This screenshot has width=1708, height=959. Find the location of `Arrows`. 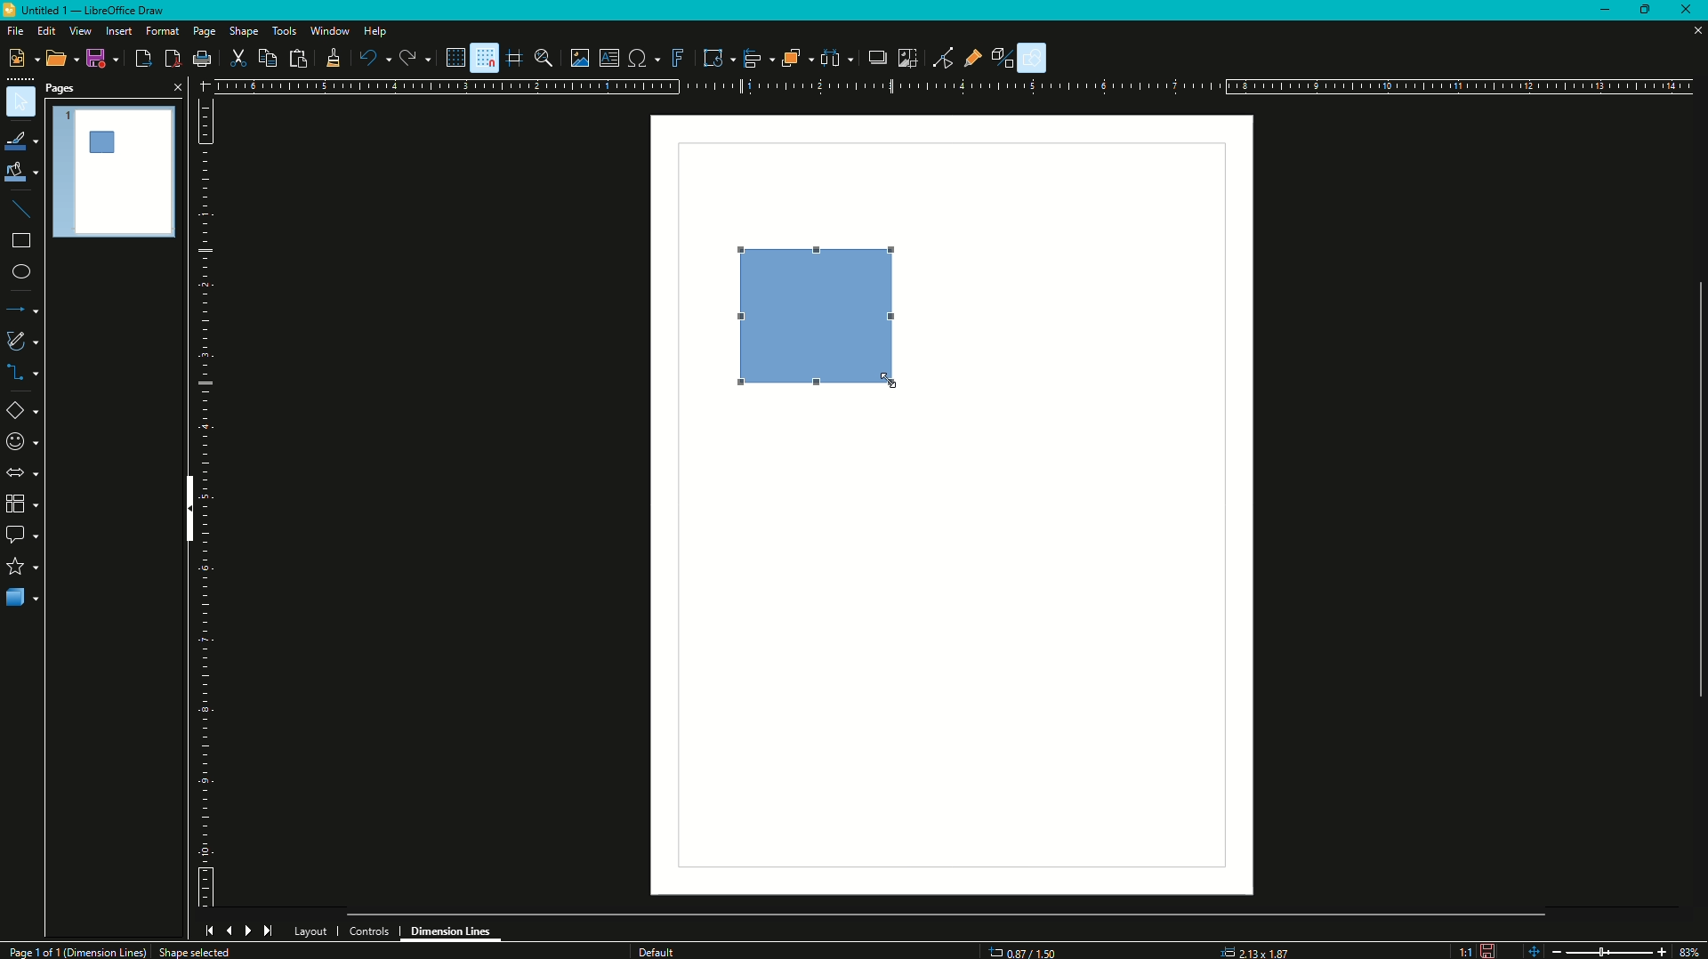

Arrows is located at coordinates (21, 472).